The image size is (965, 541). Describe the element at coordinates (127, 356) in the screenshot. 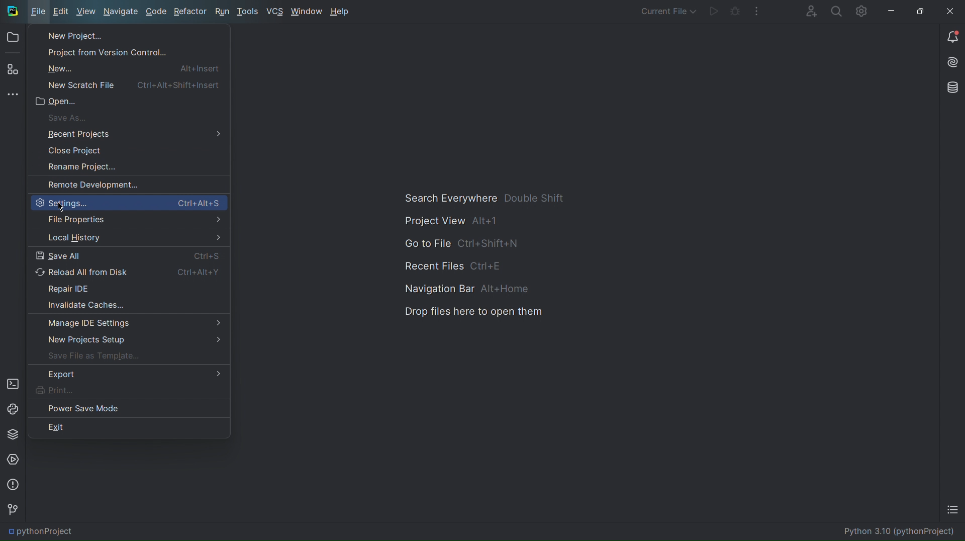

I see `Save File as Template` at that location.